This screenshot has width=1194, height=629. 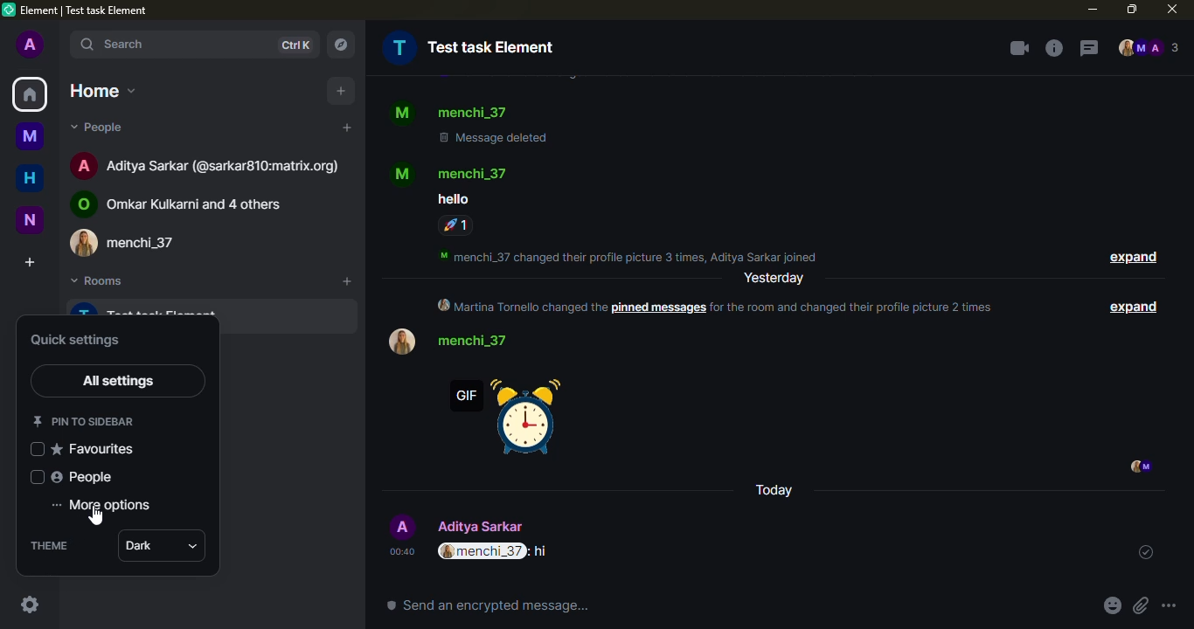 What do you see at coordinates (345, 128) in the screenshot?
I see `add` at bounding box center [345, 128].